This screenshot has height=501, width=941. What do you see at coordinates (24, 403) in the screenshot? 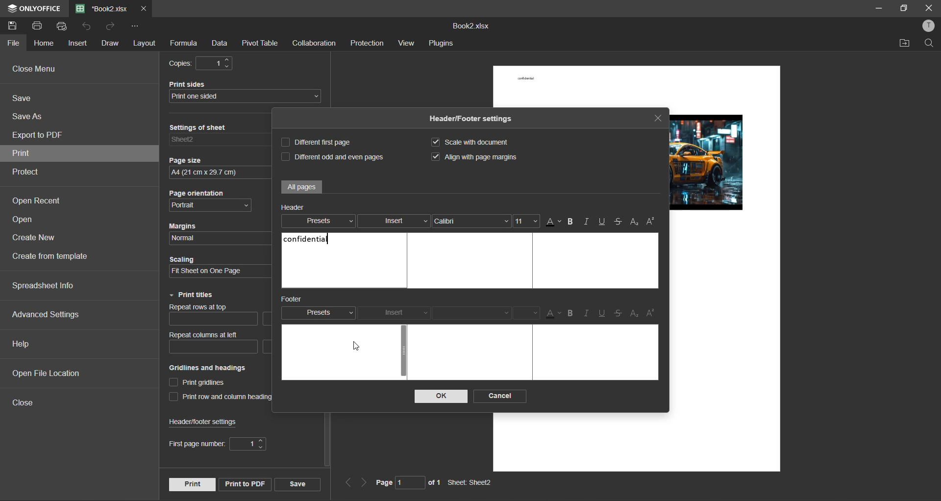
I see `close` at bounding box center [24, 403].